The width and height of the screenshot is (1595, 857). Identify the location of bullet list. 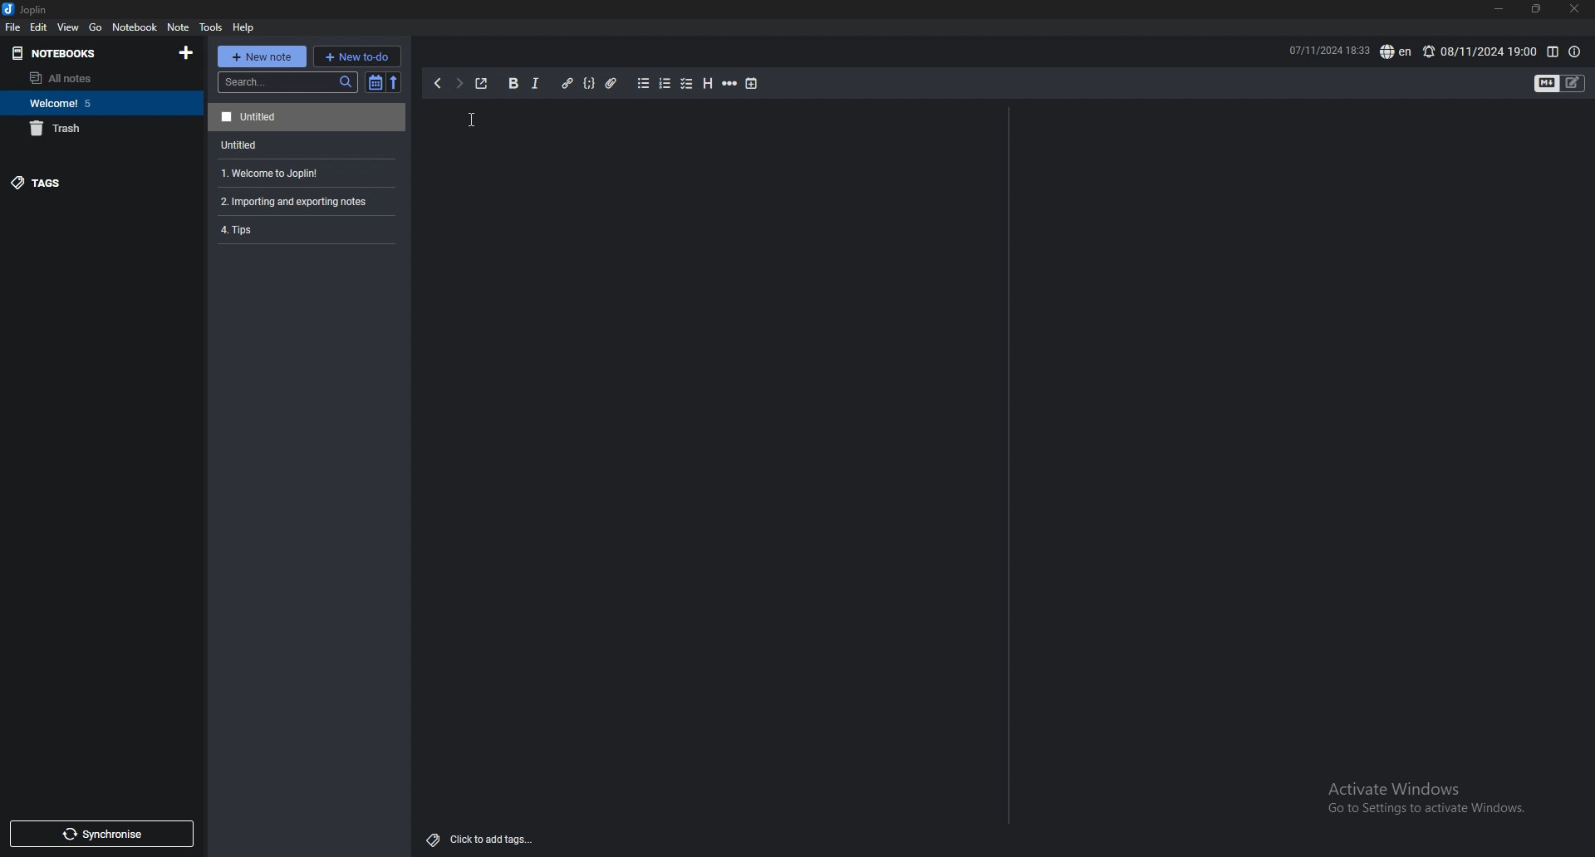
(643, 84).